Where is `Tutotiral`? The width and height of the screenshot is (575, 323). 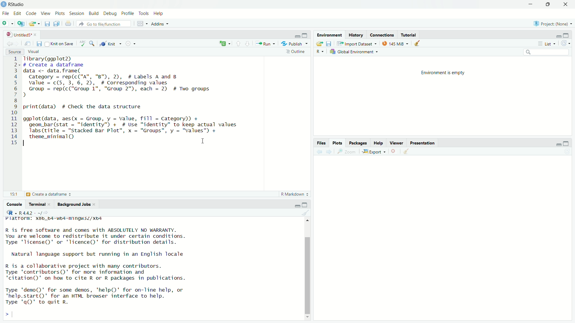 Tutotiral is located at coordinates (409, 34).